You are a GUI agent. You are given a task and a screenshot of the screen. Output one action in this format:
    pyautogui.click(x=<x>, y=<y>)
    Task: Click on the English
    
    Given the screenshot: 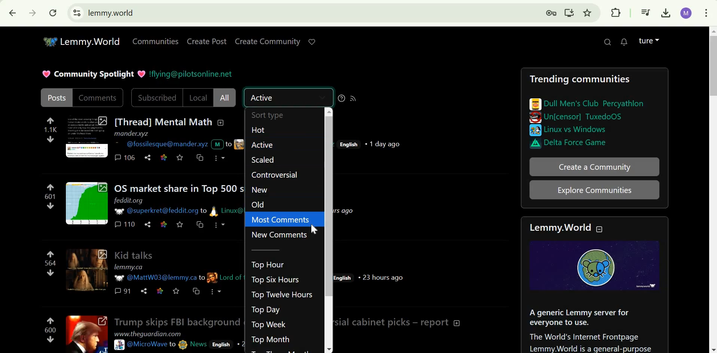 What is the action you would take?
    pyautogui.click(x=348, y=144)
    